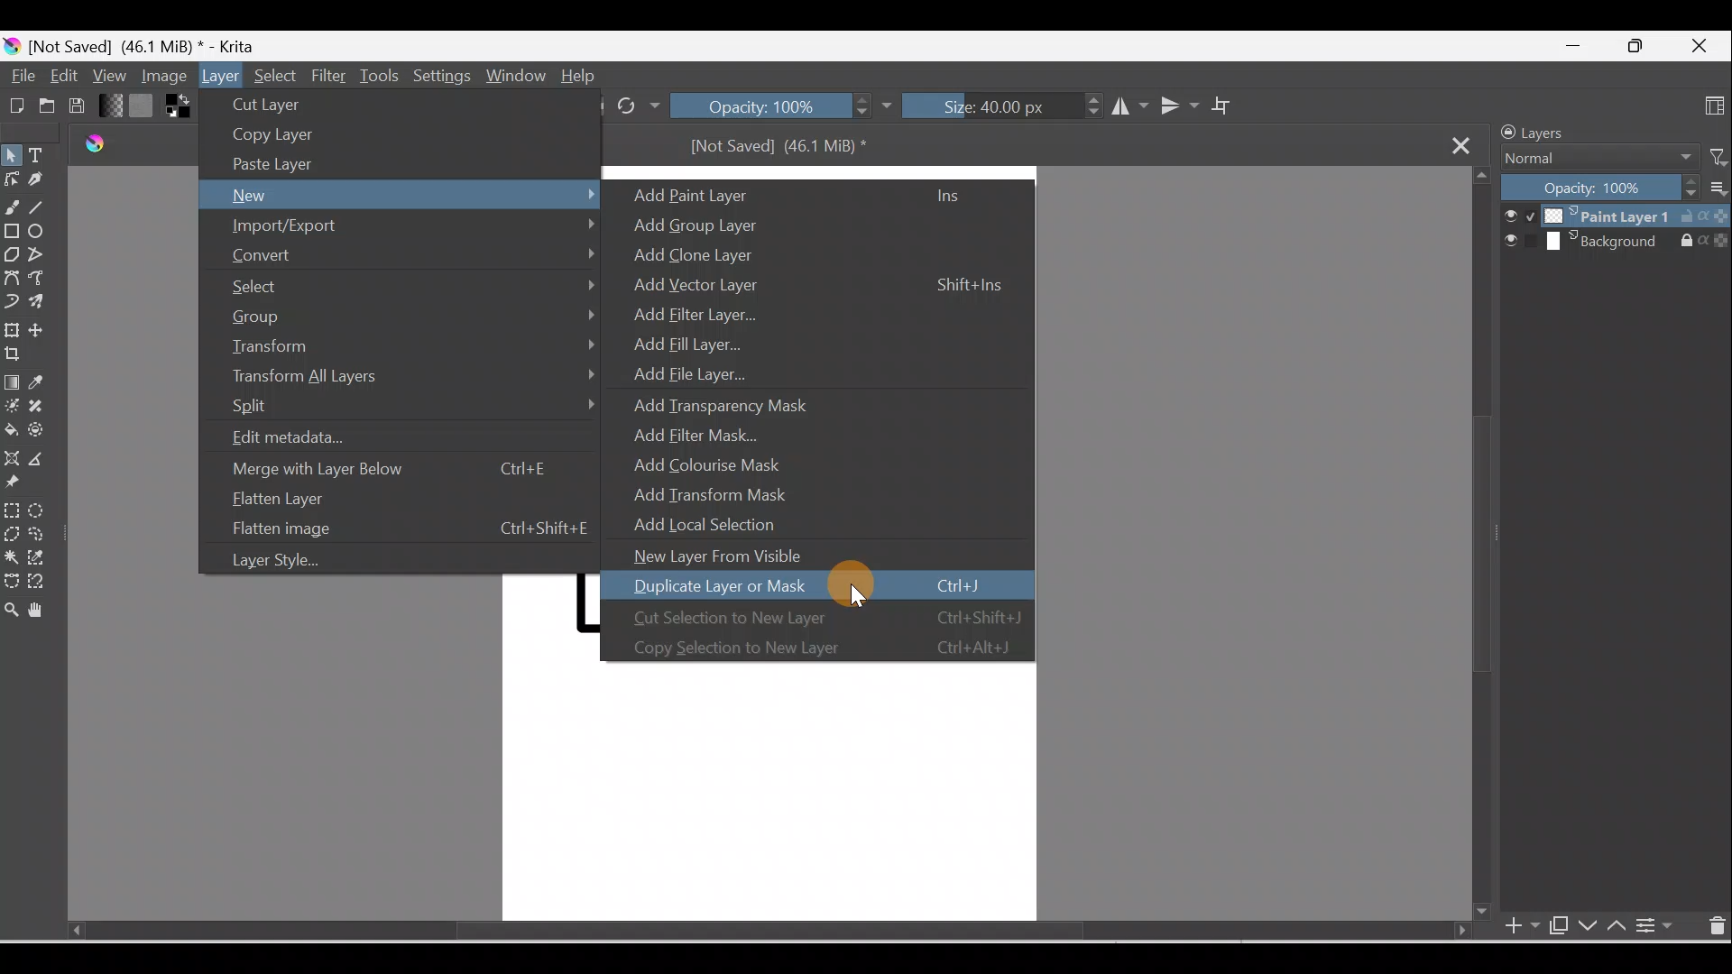 The image size is (1732, 974). What do you see at coordinates (708, 433) in the screenshot?
I see `Add filter mask` at bounding box center [708, 433].